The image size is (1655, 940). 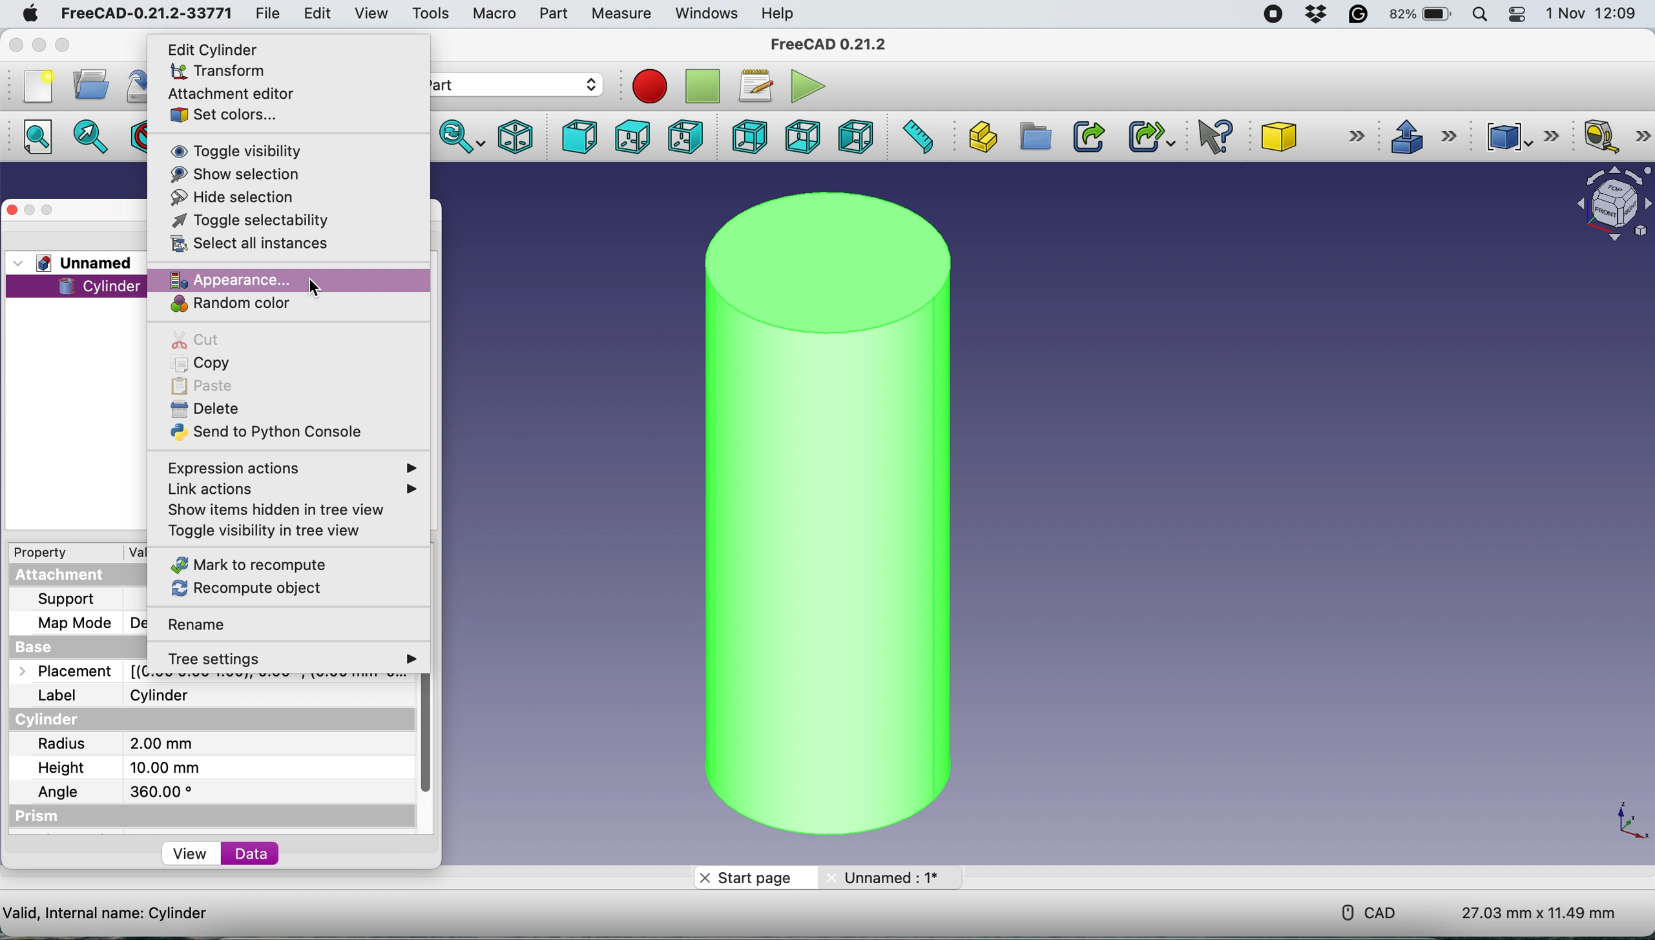 What do you see at coordinates (522, 84) in the screenshot?
I see `workbench` at bounding box center [522, 84].